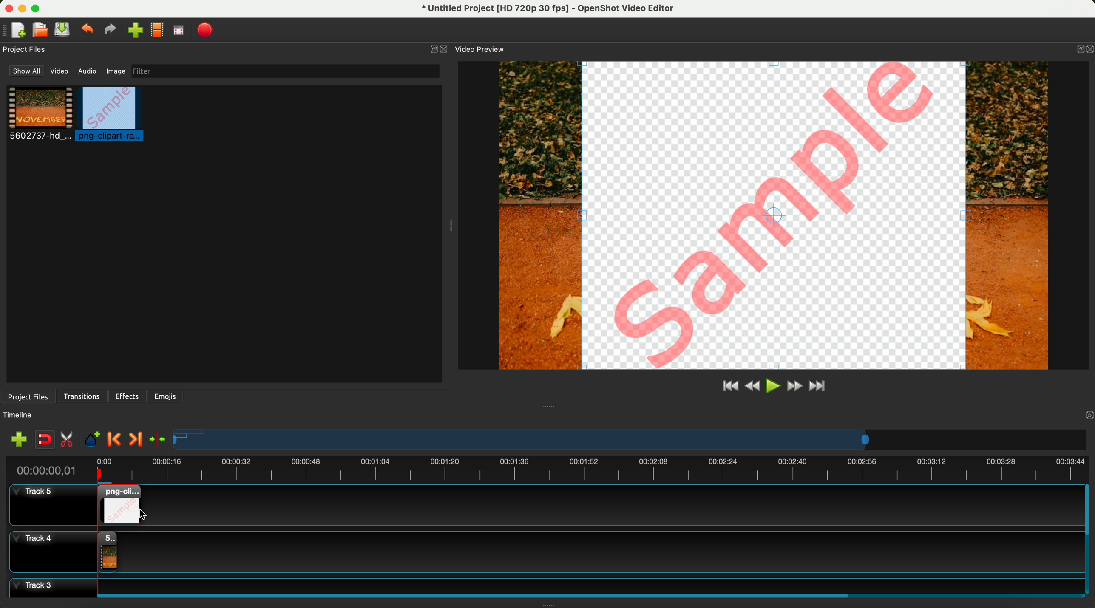 The width and height of the screenshot is (1095, 608). I want to click on click on image, so click(112, 115).